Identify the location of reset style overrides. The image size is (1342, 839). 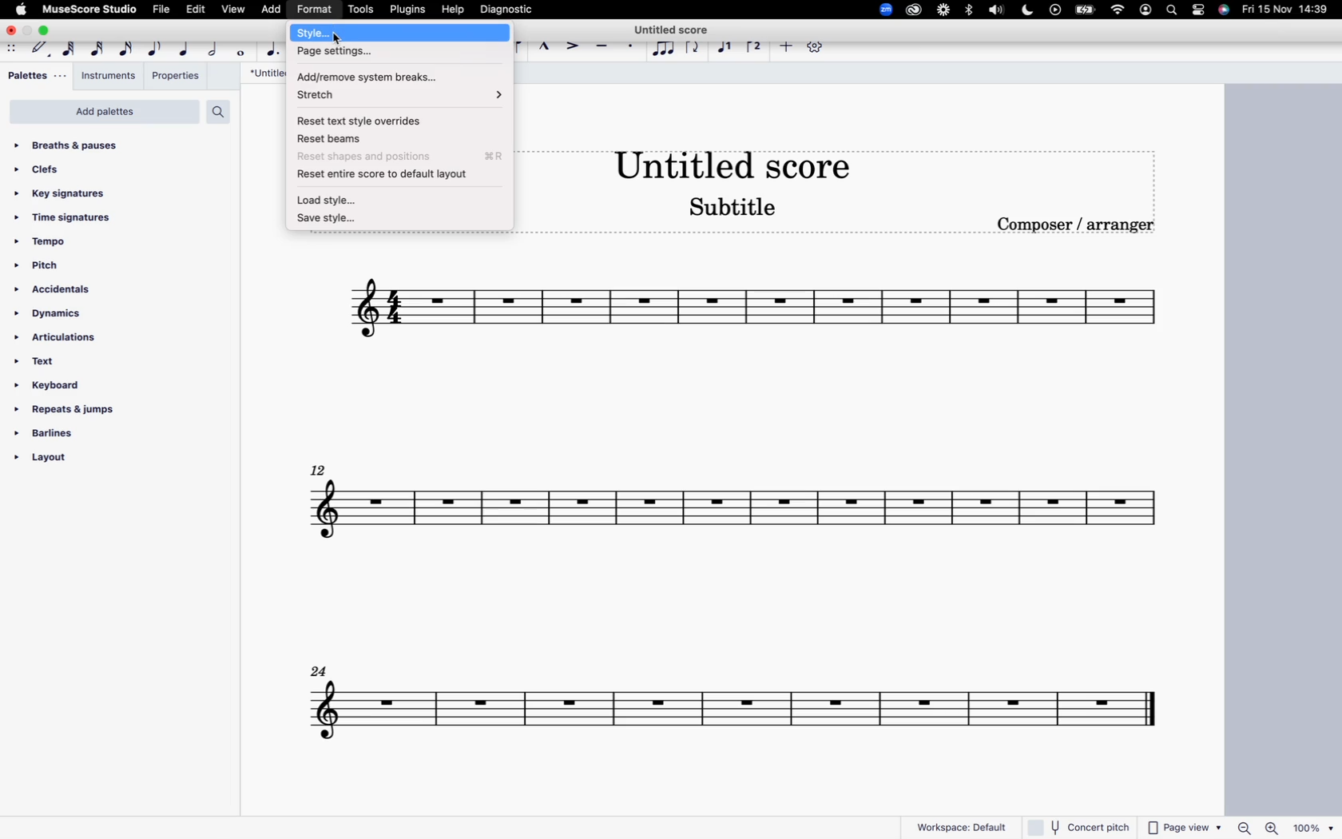
(395, 121).